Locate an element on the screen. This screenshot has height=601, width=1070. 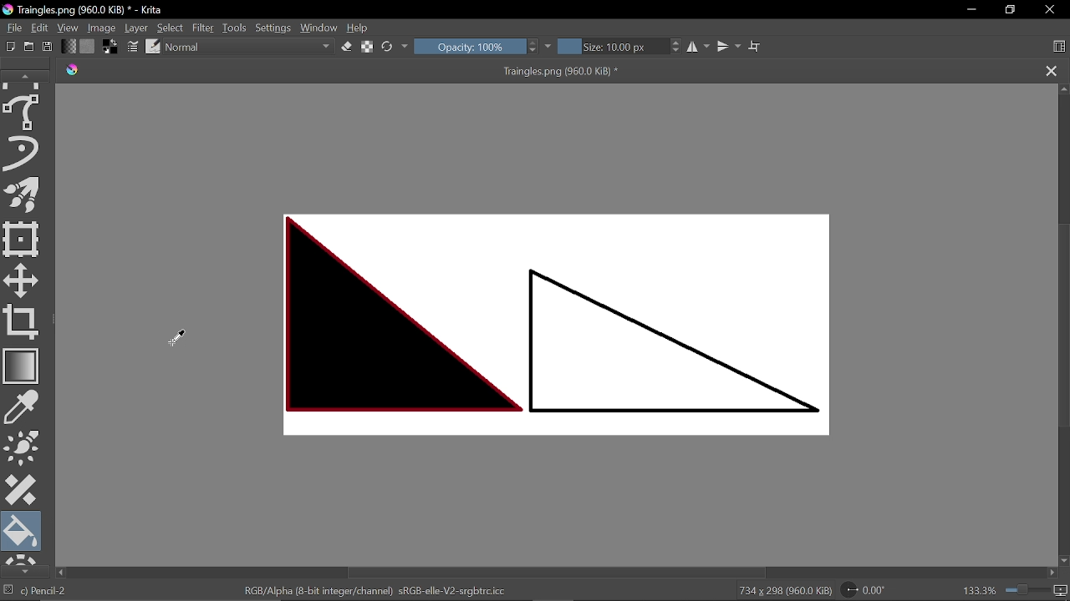
cursor is located at coordinates (174, 336).